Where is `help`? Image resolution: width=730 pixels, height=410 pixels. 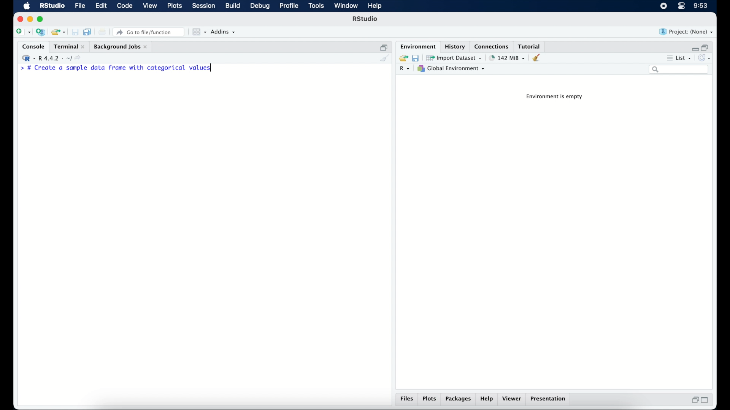 help is located at coordinates (488, 399).